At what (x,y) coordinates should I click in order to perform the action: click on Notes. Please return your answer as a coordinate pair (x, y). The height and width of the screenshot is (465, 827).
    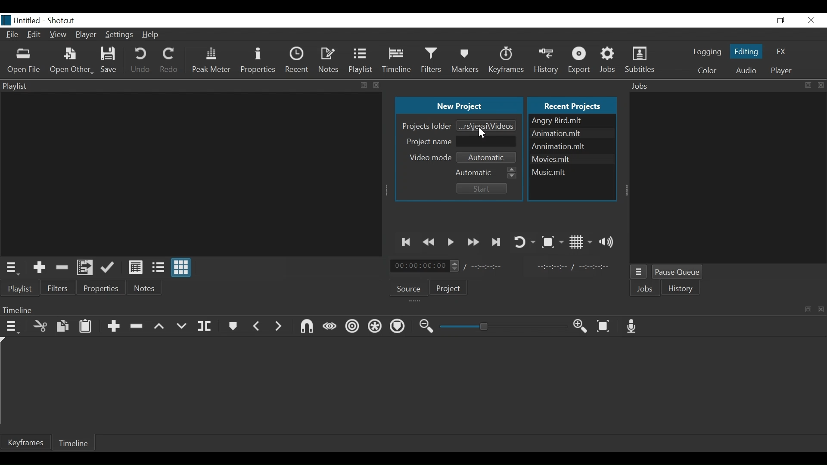
    Looking at the image, I should click on (146, 288).